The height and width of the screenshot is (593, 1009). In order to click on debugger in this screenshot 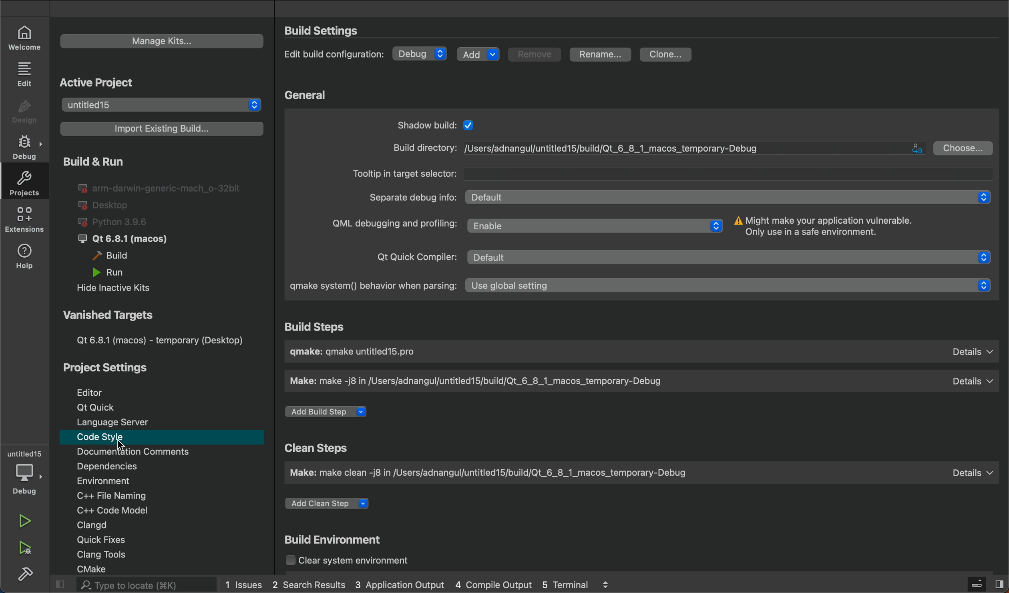, I will do `click(25, 472)`.